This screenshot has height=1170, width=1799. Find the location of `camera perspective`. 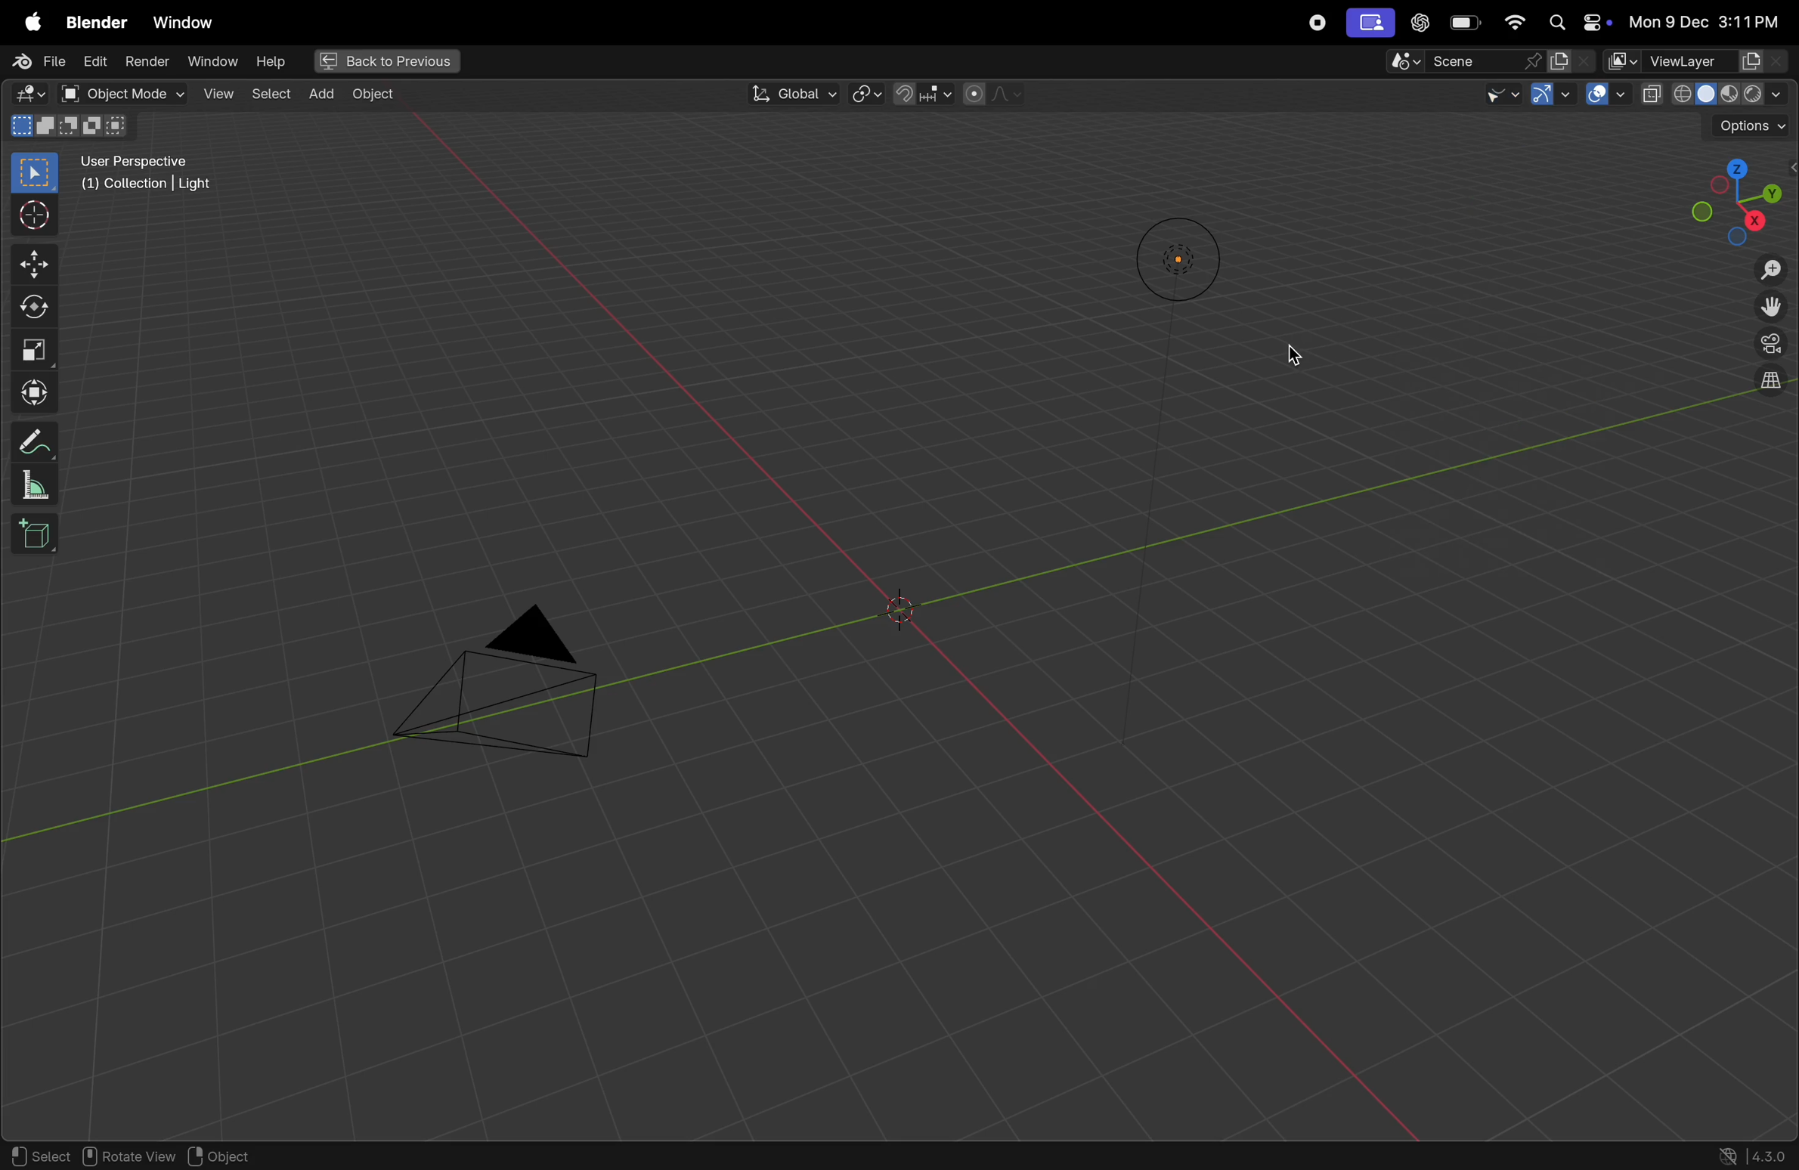

camera perspective is located at coordinates (1769, 345).